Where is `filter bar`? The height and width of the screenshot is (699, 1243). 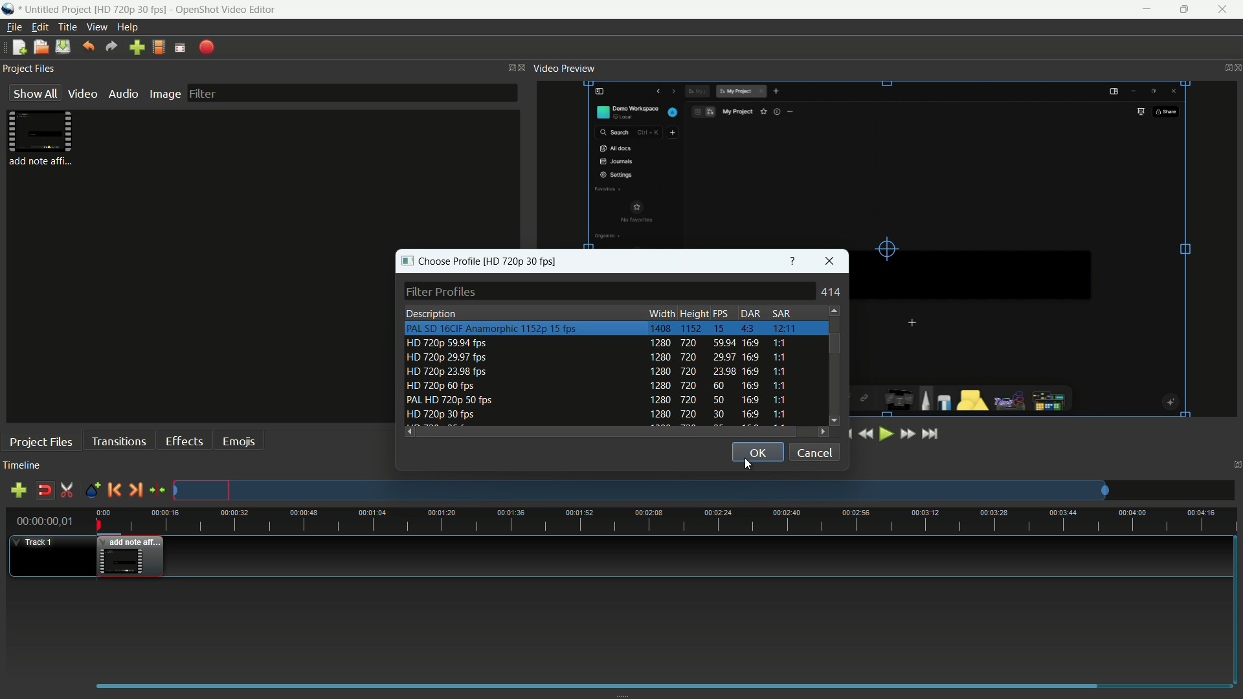 filter bar is located at coordinates (353, 93).